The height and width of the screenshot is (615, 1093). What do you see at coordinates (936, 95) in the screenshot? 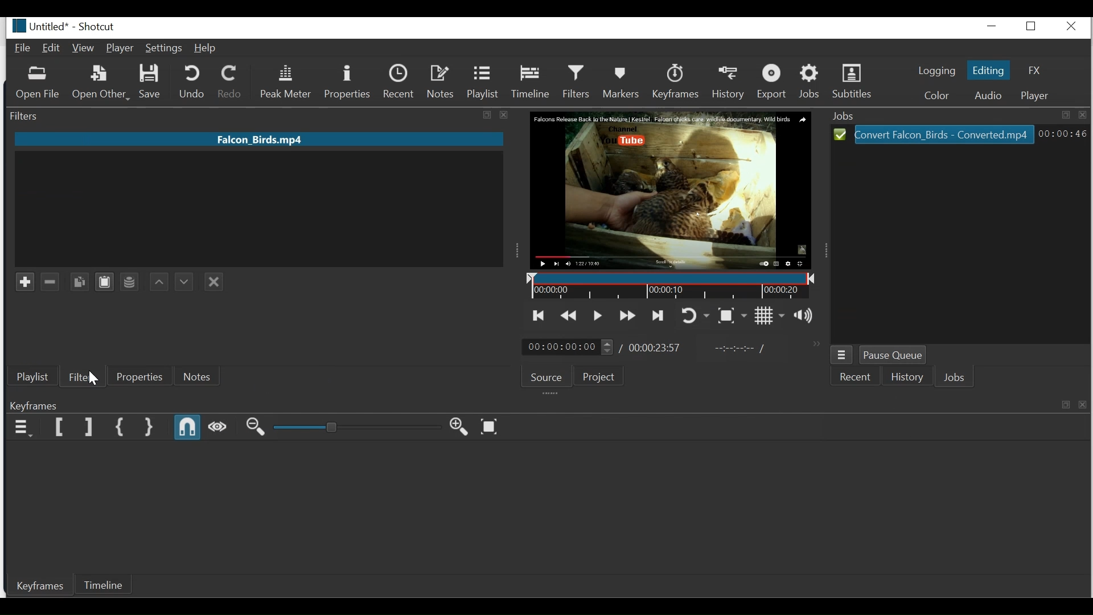
I see `Color` at bounding box center [936, 95].